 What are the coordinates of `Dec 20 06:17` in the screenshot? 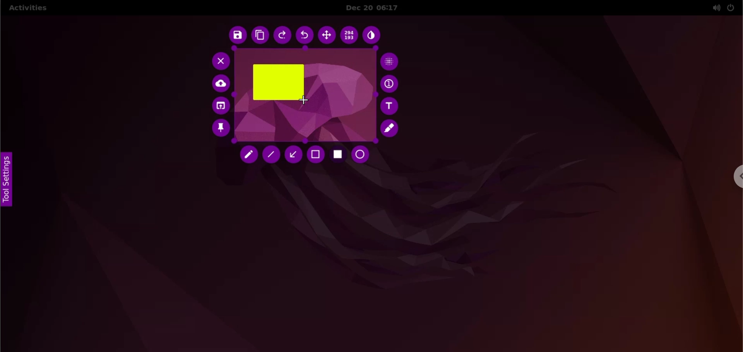 It's located at (378, 8).